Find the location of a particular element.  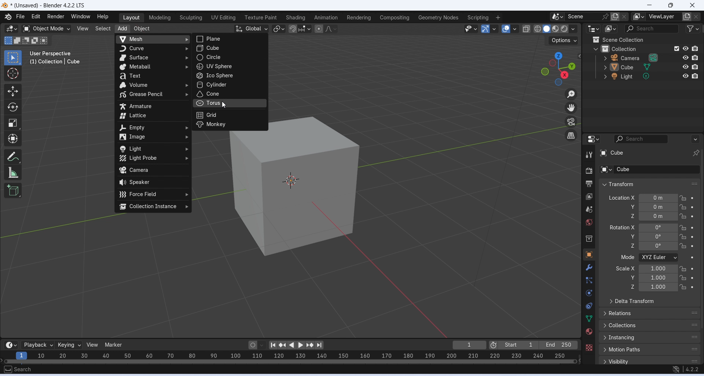

Y scale is located at coordinates (667, 278).